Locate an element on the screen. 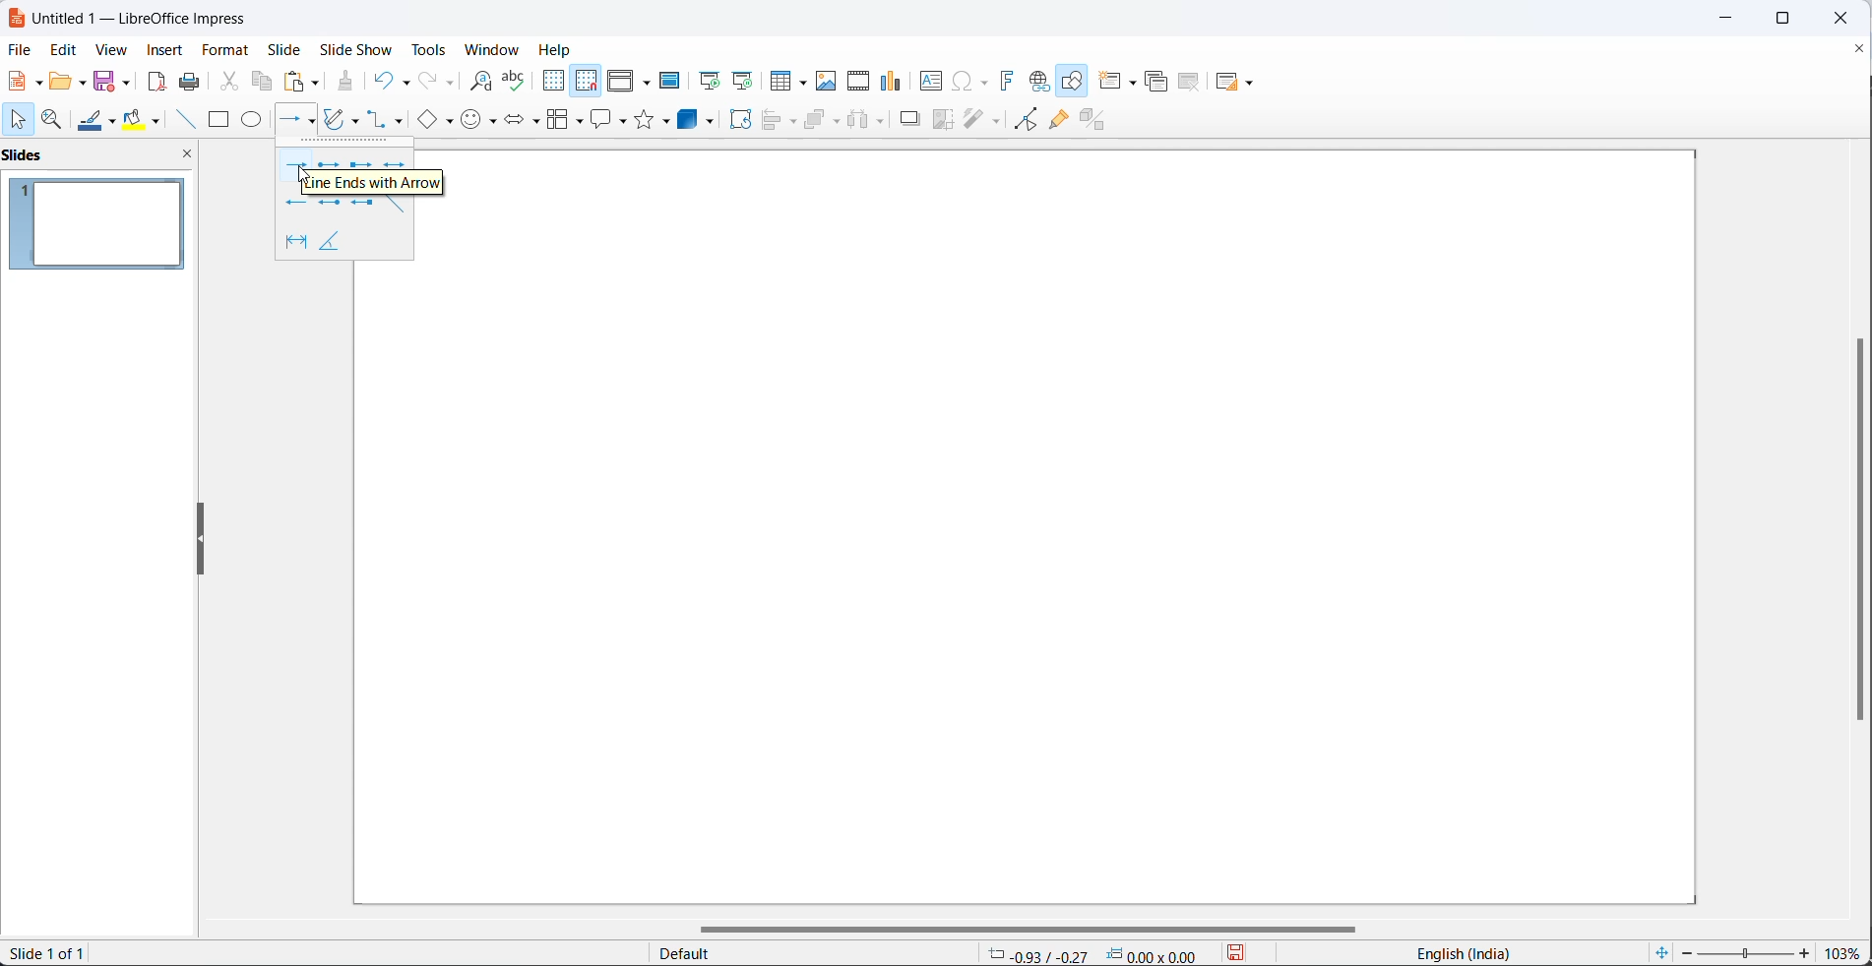  slide 1 of 1 is located at coordinates (58, 955).